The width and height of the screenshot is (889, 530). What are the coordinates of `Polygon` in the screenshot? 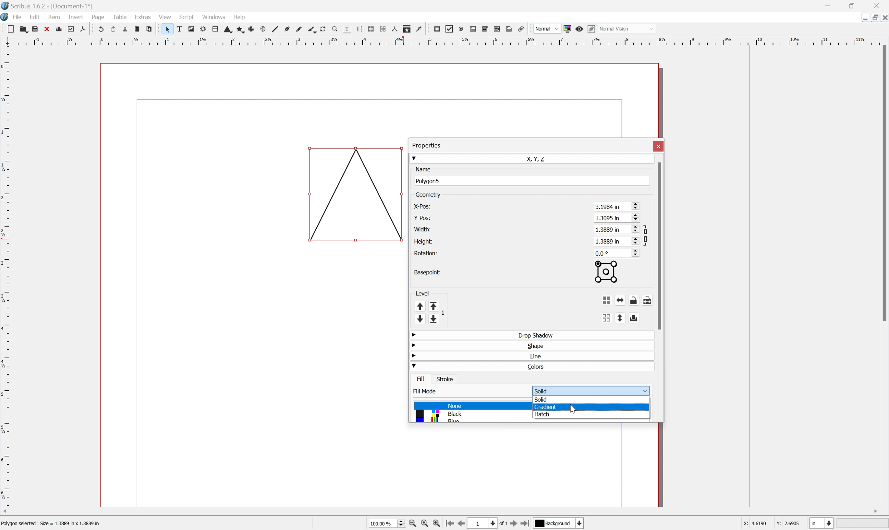 It's located at (237, 30).